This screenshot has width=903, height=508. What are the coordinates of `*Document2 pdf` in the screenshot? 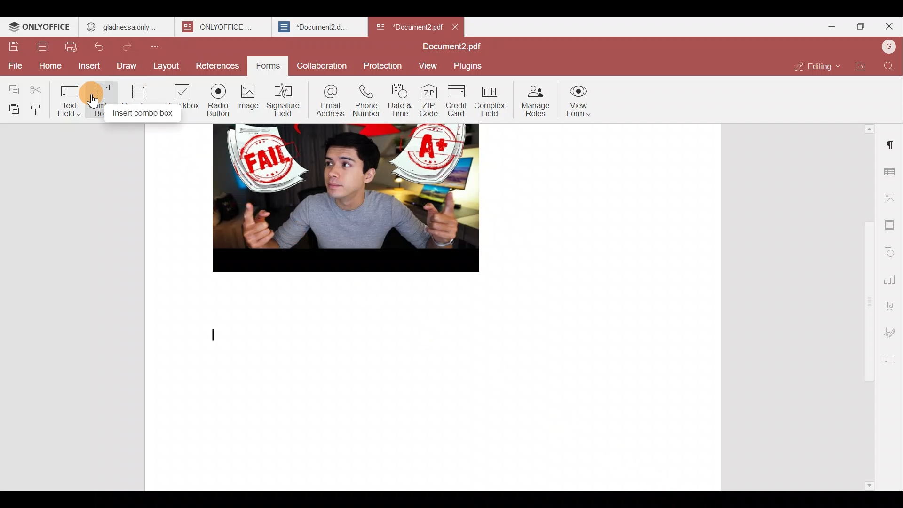 It's located at (408, 26).